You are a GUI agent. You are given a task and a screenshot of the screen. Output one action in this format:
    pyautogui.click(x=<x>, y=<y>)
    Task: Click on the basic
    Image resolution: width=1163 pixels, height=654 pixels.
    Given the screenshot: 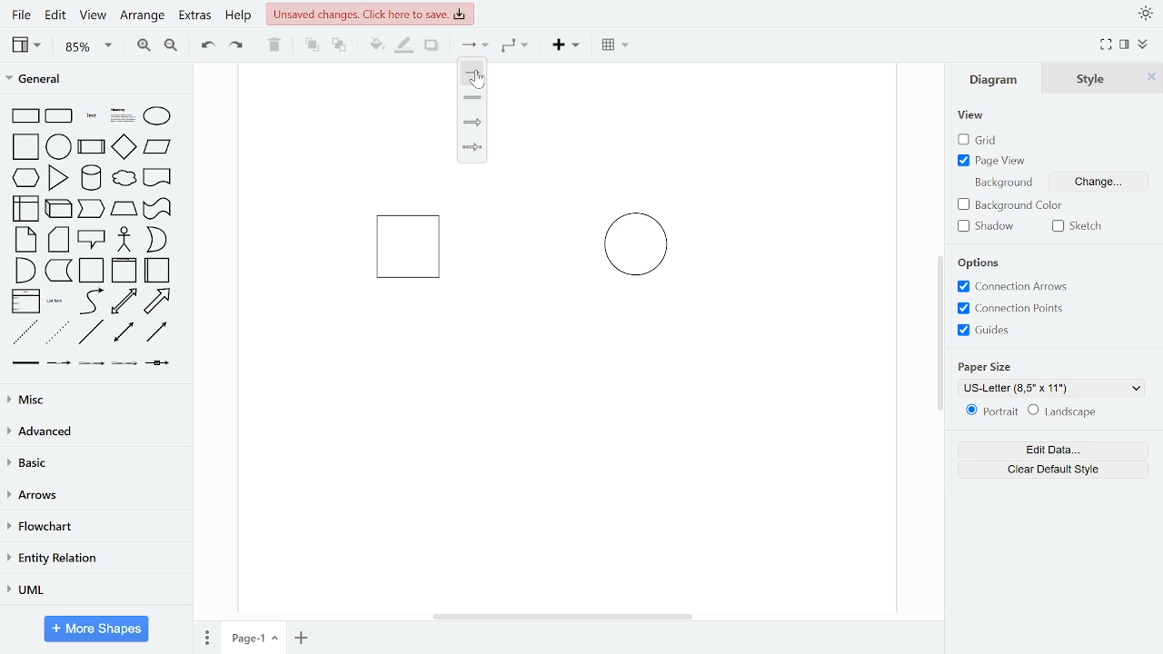 What is the action you would take?
    pyautogui.click(x=94, y=462)
    